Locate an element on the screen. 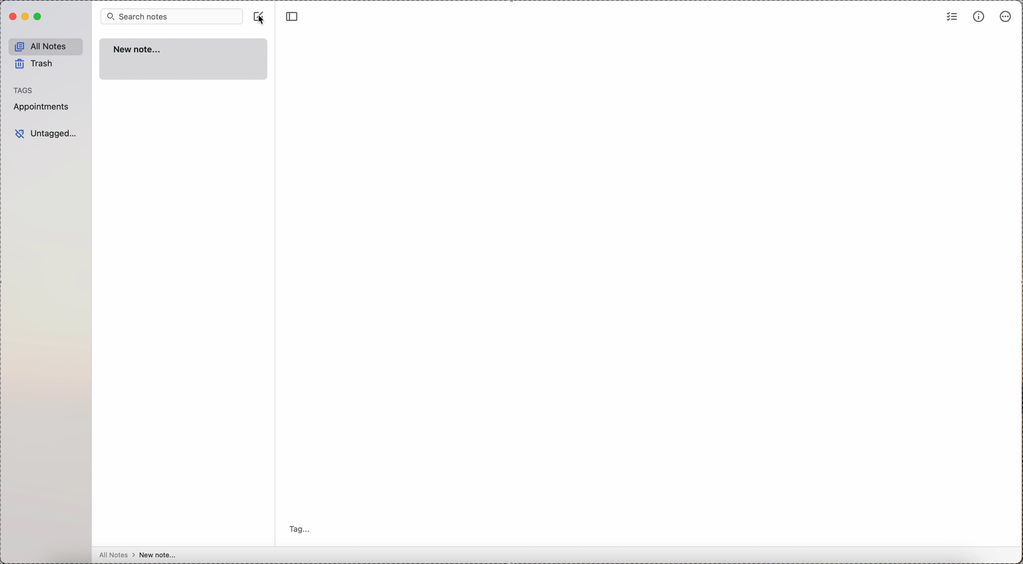 This screenshot has height=564, width=1023. create note is located at coordinates (258, 13).